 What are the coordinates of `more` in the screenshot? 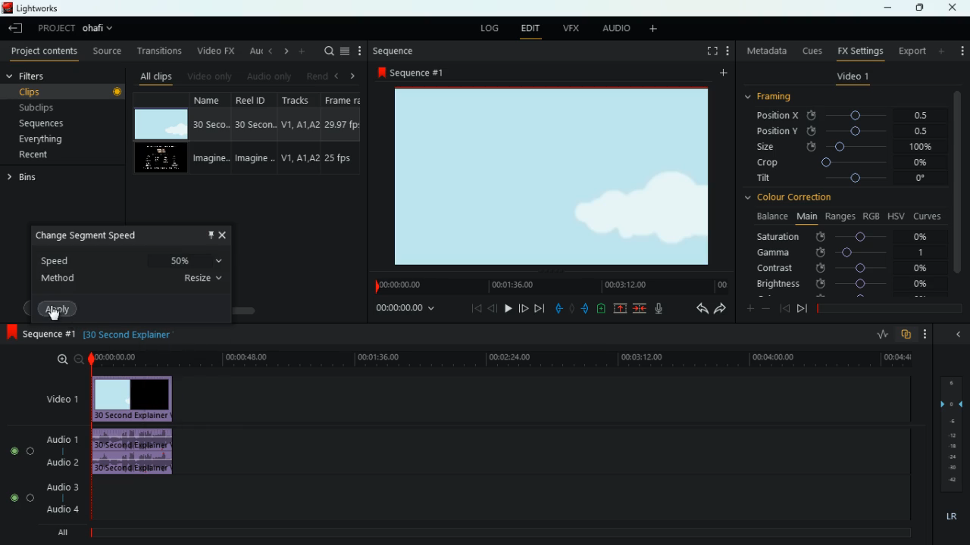 It's located at (727, 51).